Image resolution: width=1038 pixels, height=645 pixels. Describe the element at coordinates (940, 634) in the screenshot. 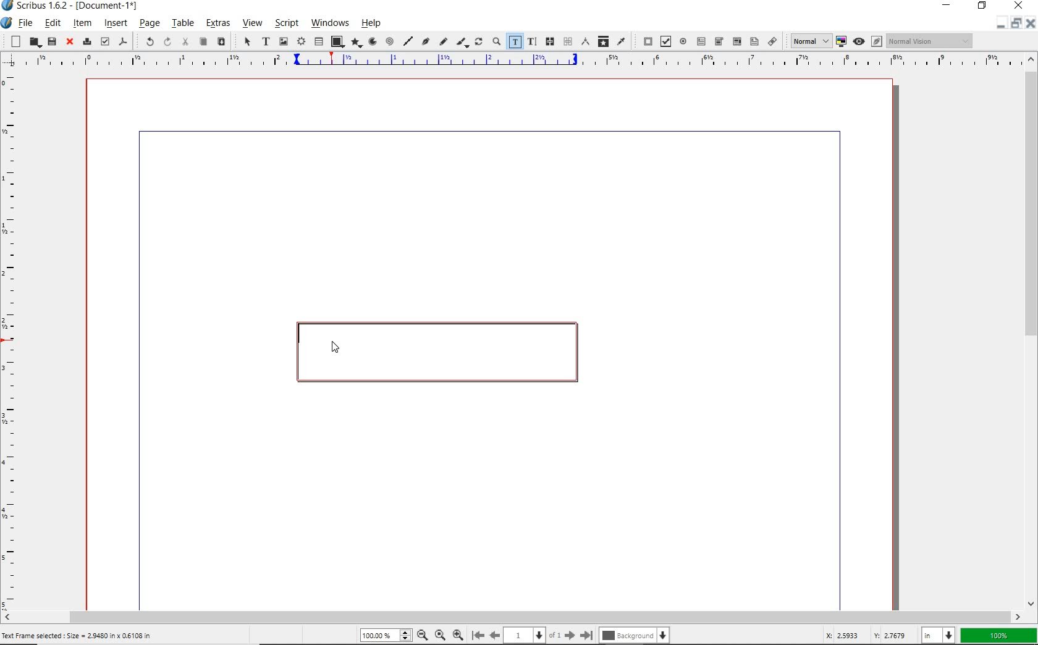

I see `in` at that location.